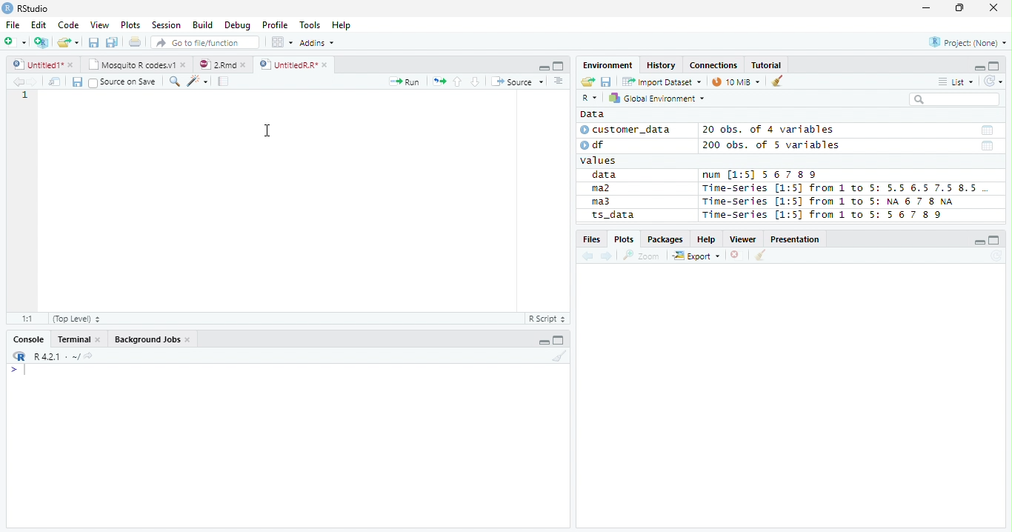 This screenshot has height=532, width=1012. Describe the element at coordinates (165, 24) in the screenshot. I see `Session` at that location.